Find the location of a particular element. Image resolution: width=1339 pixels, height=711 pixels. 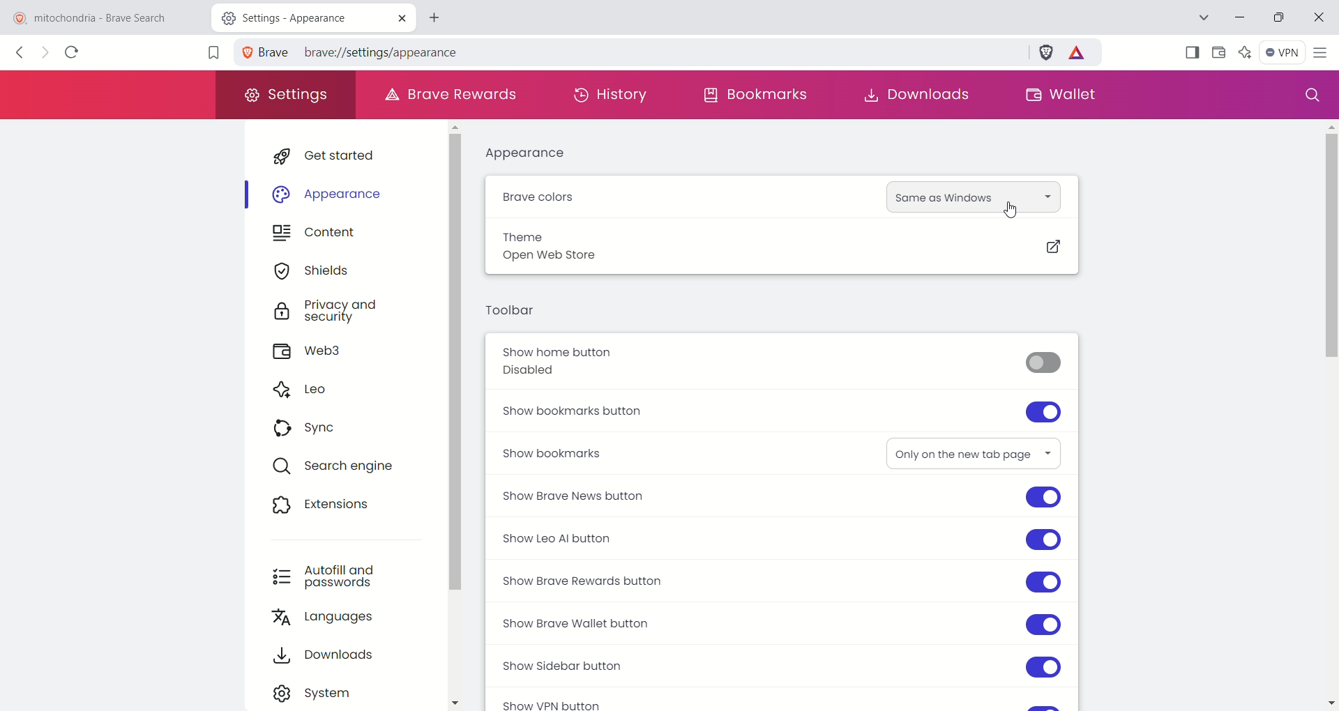

new tab is located at coordinates (440, 16).